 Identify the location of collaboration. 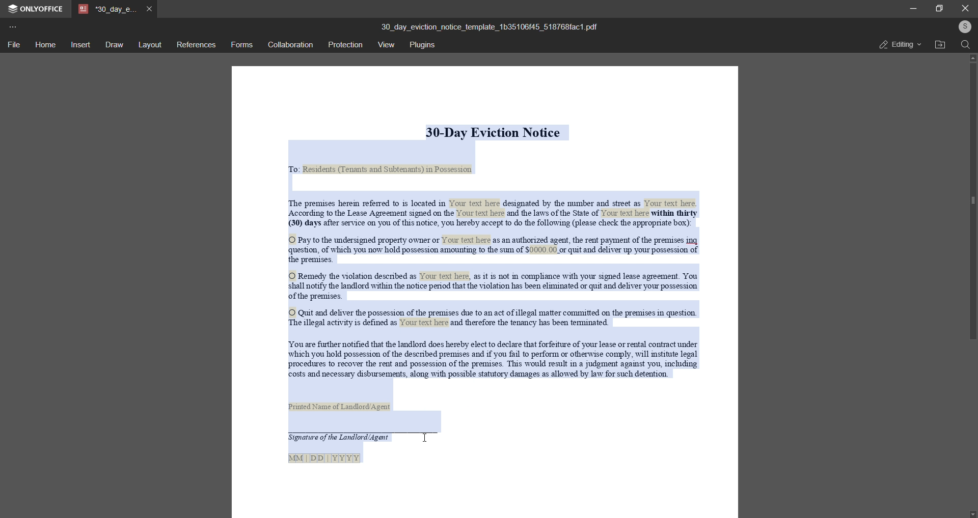
(289, 45).